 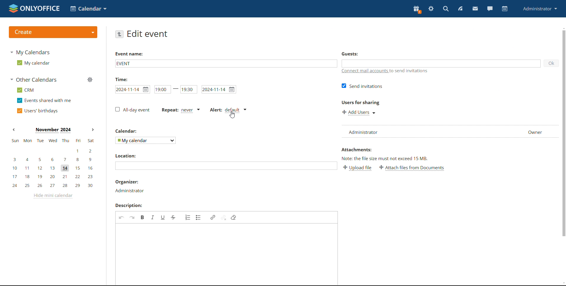 What do you see at coordinates (552, 64) in the screenshot?
I see `ok` at bounding box center [552, 64].